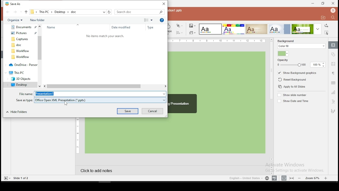 Image resolution: width=339 pixels, height=191 pixels. Describe the element at coordinates (291, 86) in the screenshot. I see `apply to all slides` at that location.